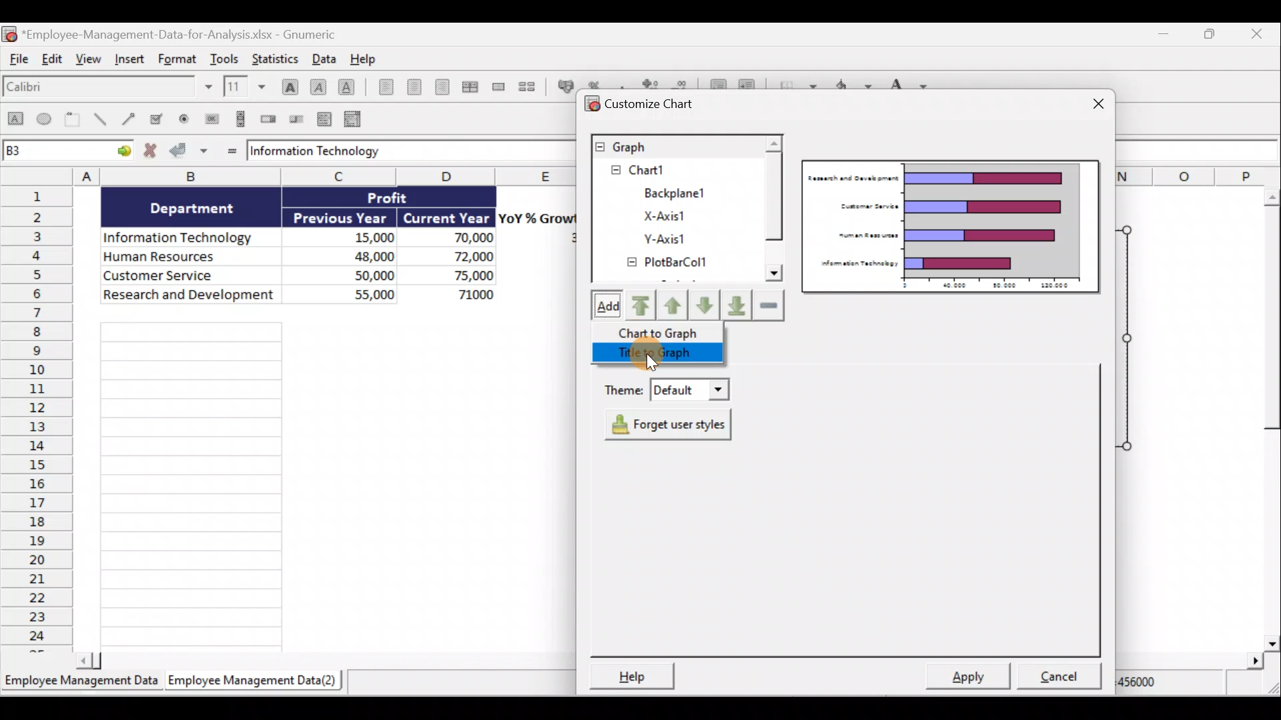  Describe the element at coordinates (470, 85) in the screenshot. I see `Centre horizontally across the selection` at that location.